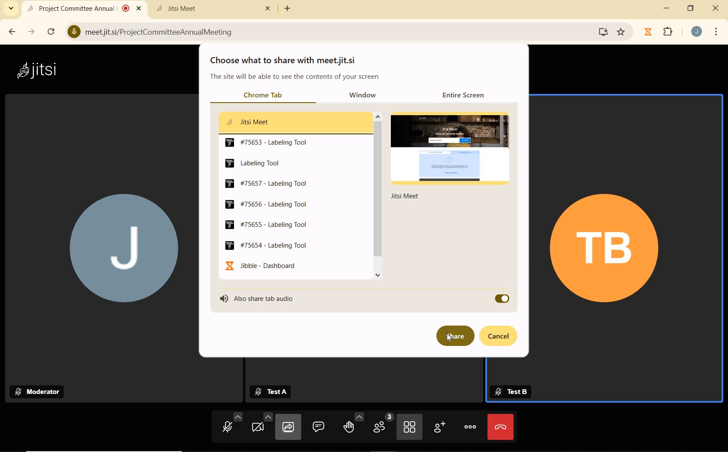  Describe the element at coordinates (367, 96) in the screenshot. I see `WINDOW` at that location.